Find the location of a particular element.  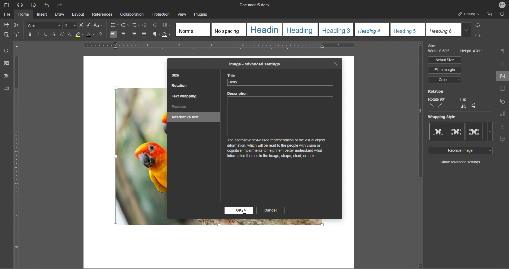

Text wrappings is located at coordinates (185, 96).